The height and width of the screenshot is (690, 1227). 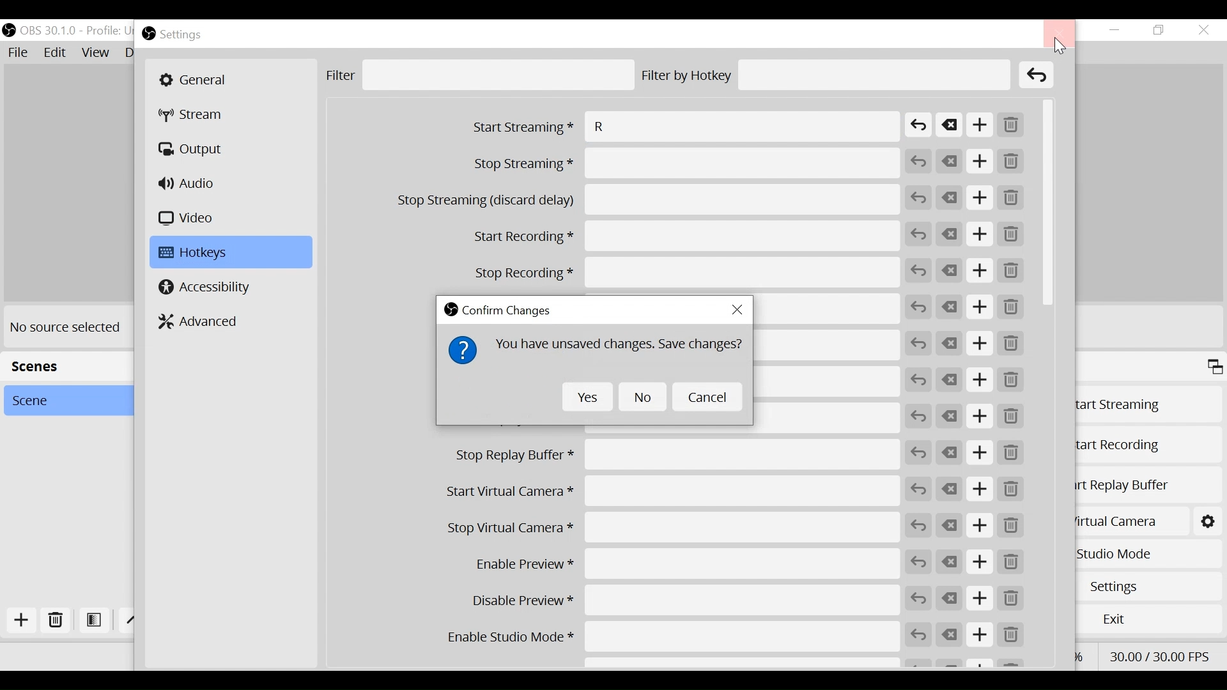 What do you see at coordinates (195, 149) in the screenshot?
I see `Output` at bounding box center [195, 149].